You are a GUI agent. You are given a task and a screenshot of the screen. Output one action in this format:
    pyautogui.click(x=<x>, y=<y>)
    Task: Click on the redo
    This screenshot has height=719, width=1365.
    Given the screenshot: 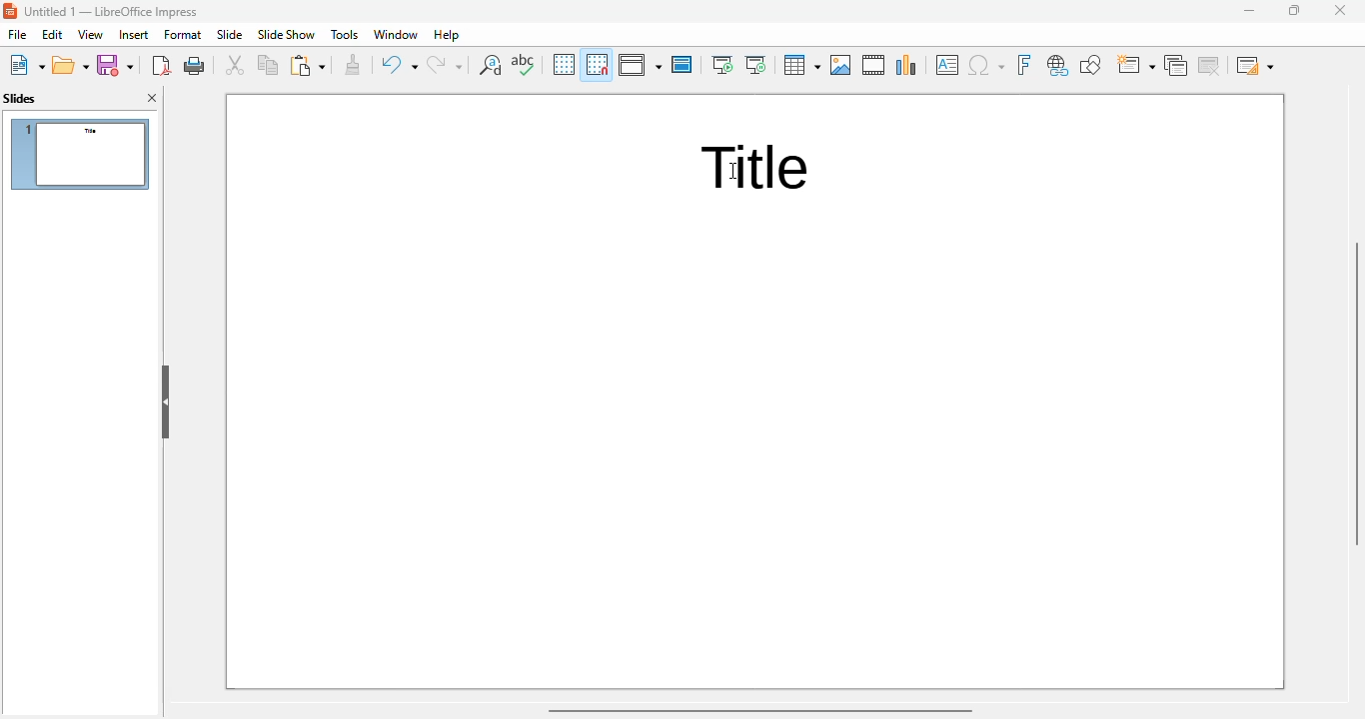 What is the action you would take?
    pyautogui.click(x=445, y=64)
    